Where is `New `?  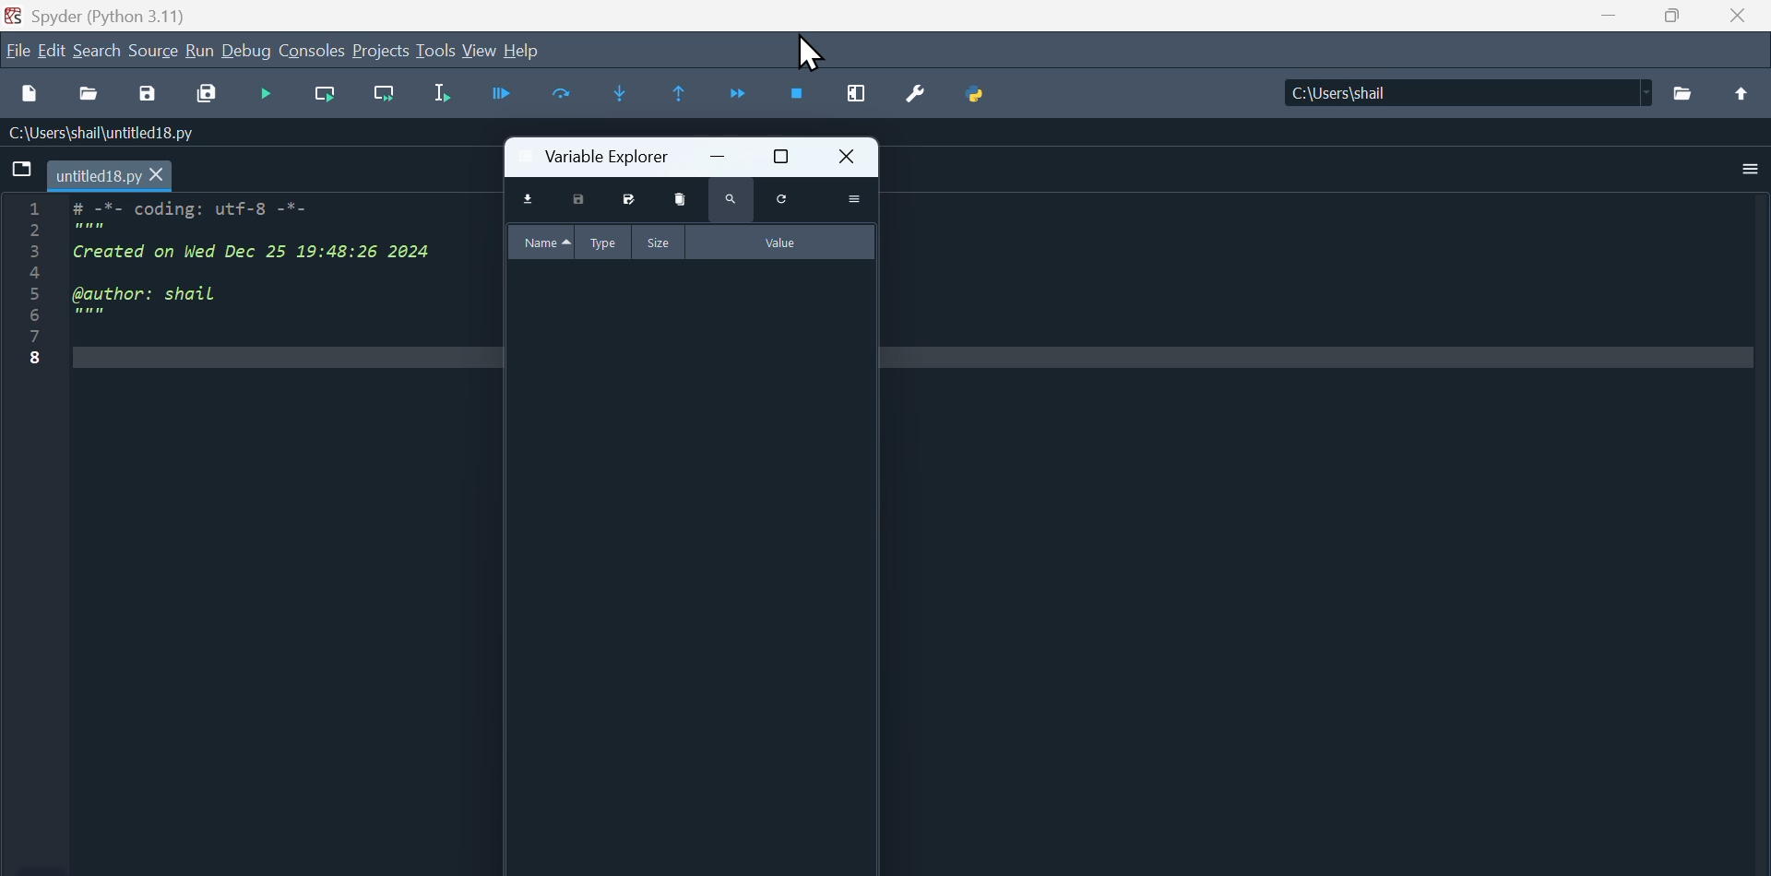 New  is located at coordinates (27, 94).